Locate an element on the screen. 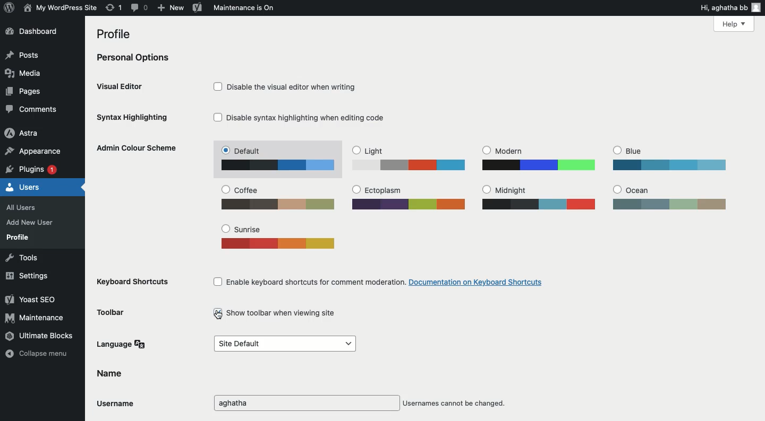  Comments is located at coordinates (32, 108).